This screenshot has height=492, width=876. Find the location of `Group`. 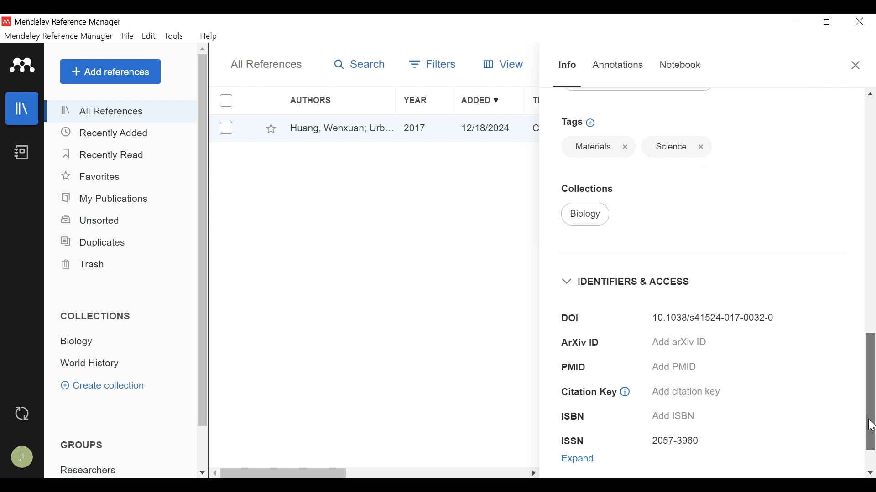

Group is located at coordinates (94, 470).